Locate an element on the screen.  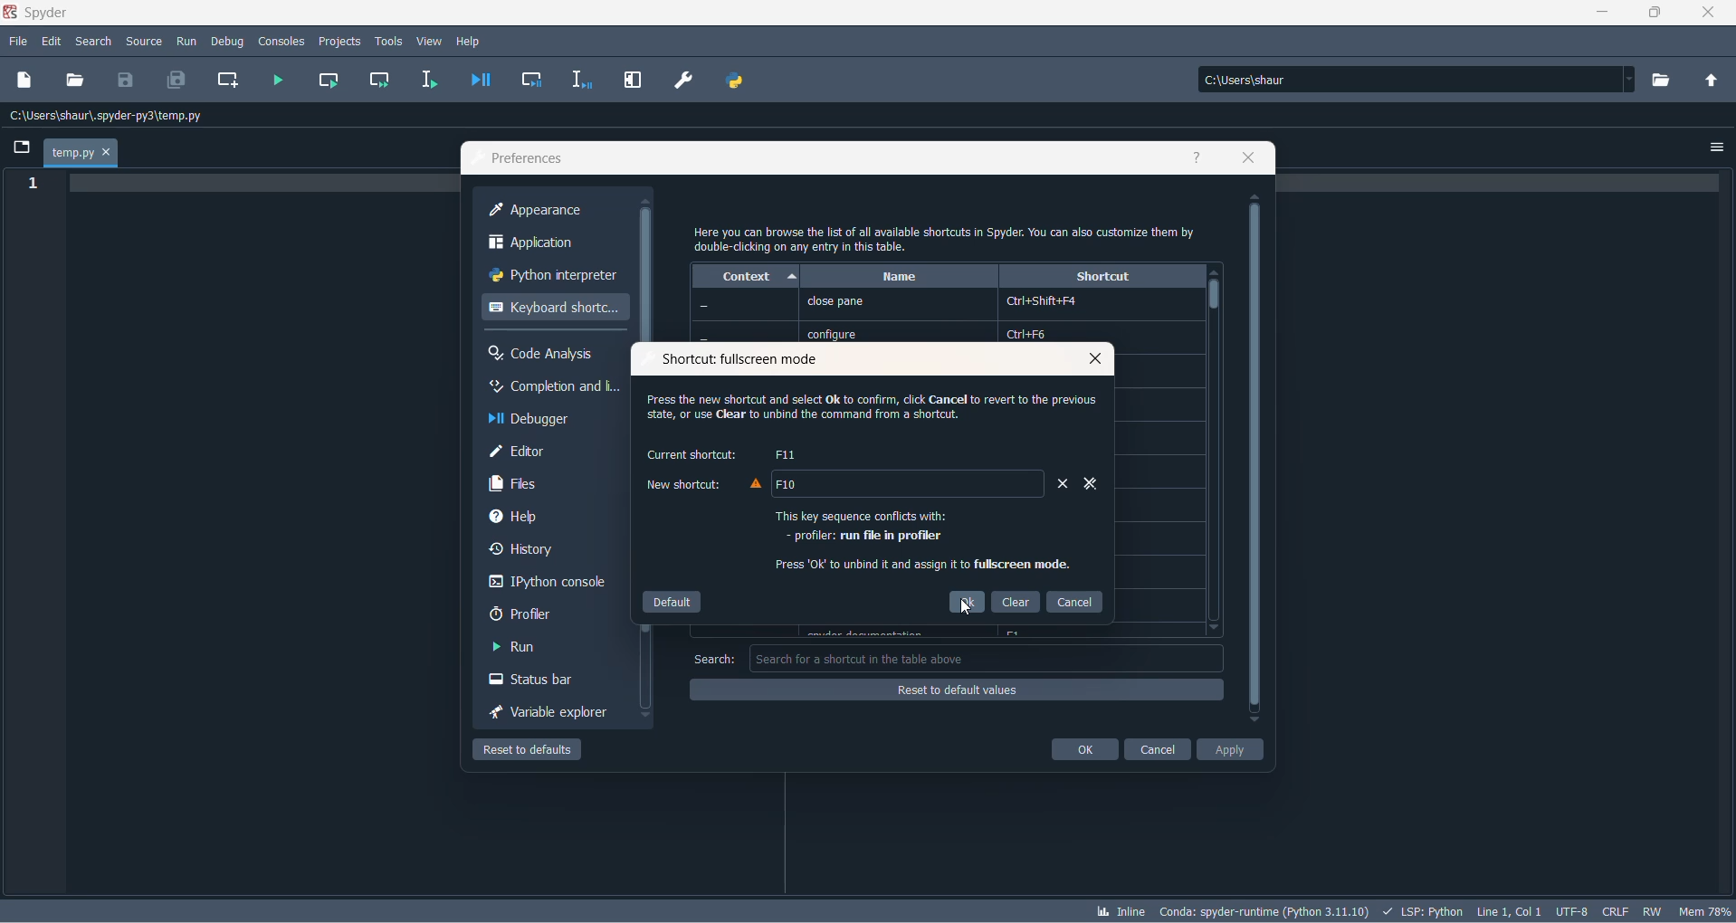
application is located at coordinates (552, 244).